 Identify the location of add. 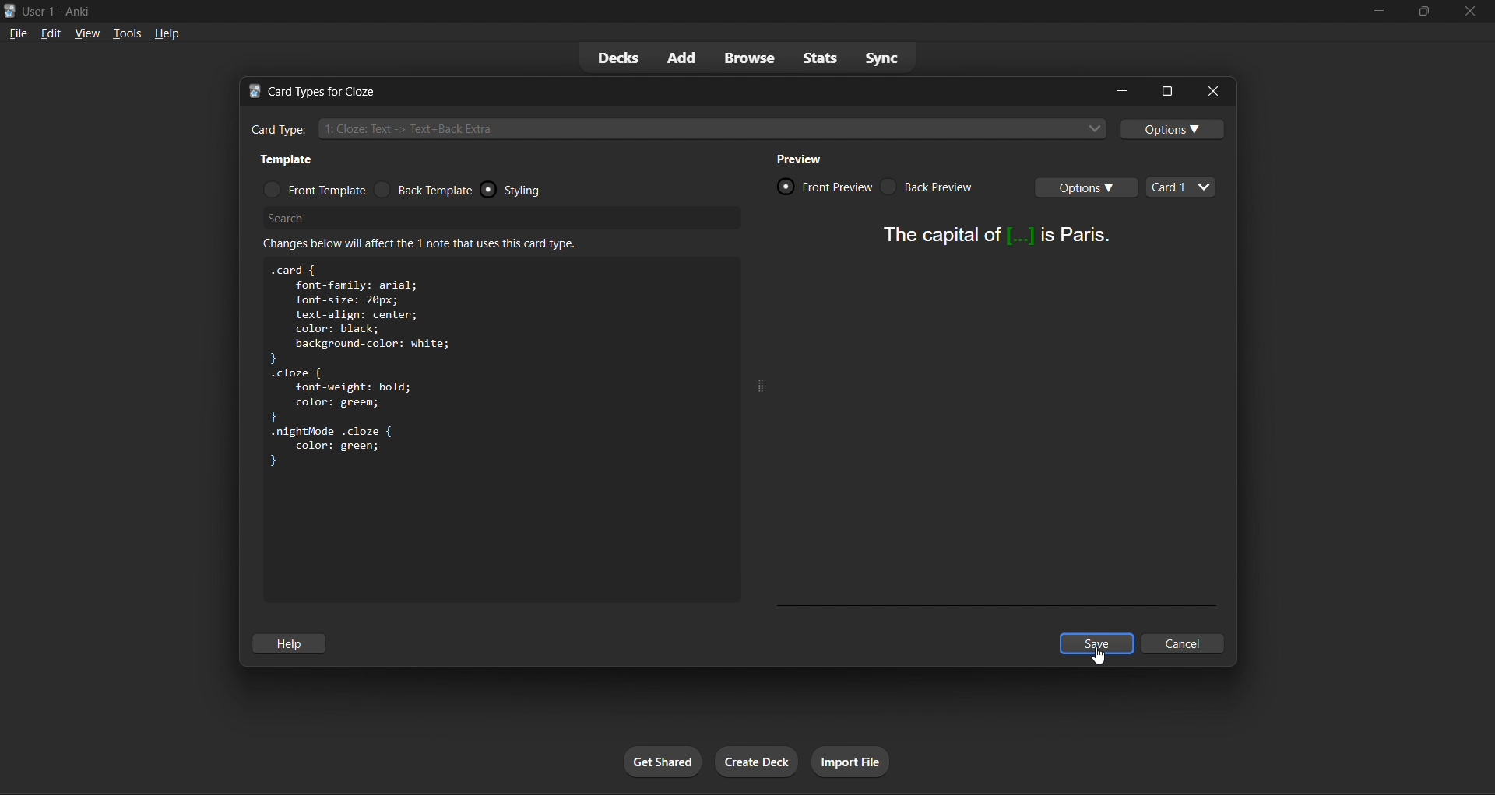
(681, 56).